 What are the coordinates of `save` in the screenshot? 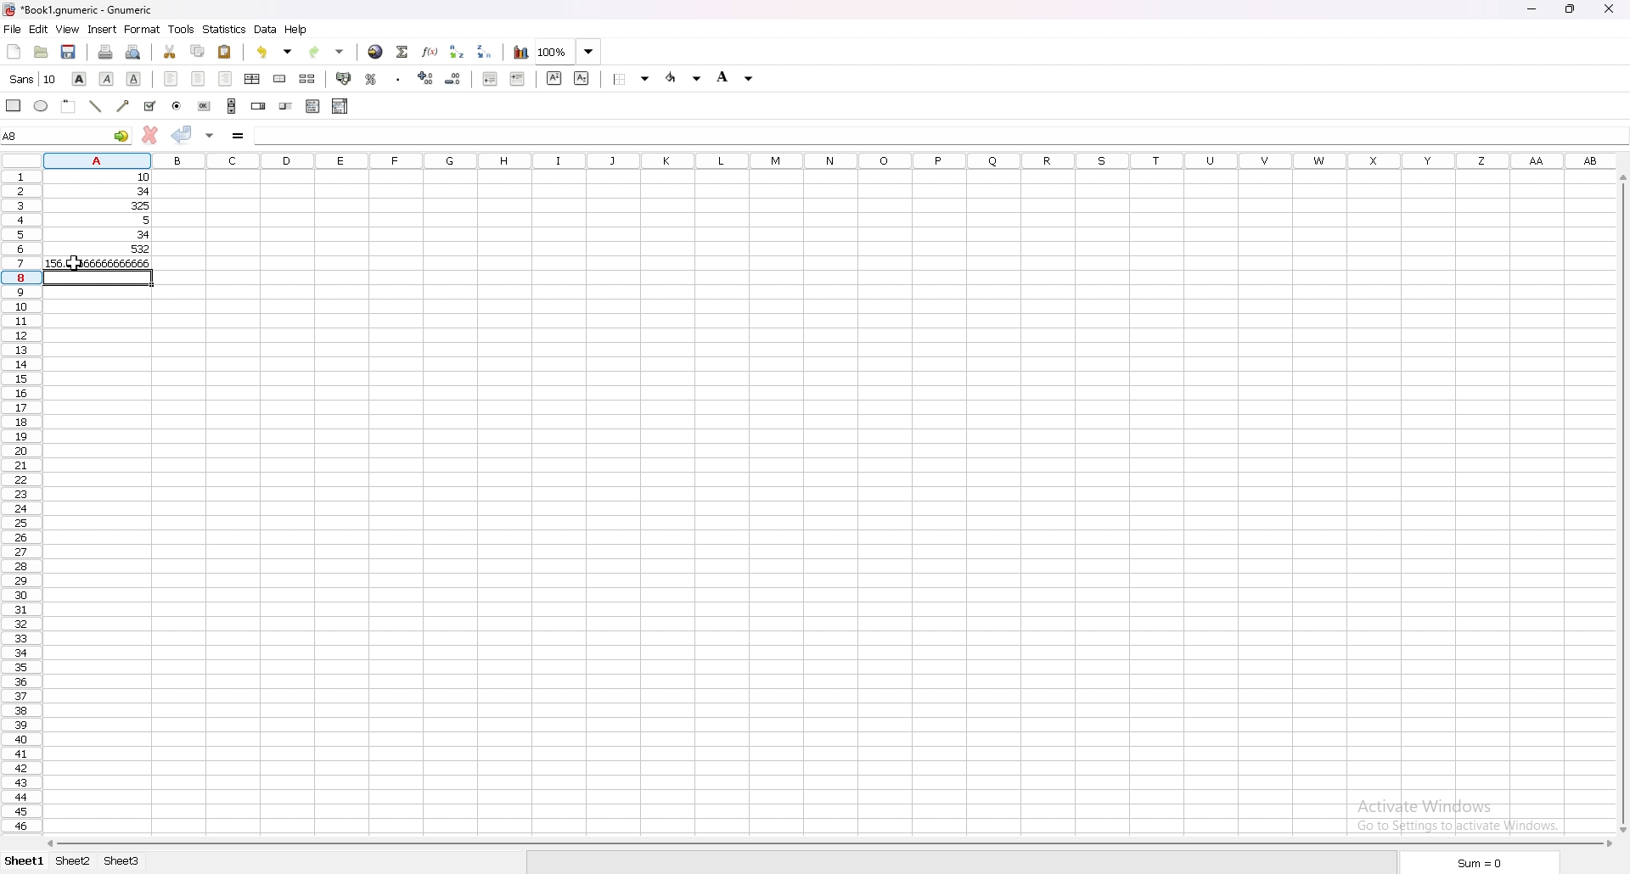 It's located at (70, 52).